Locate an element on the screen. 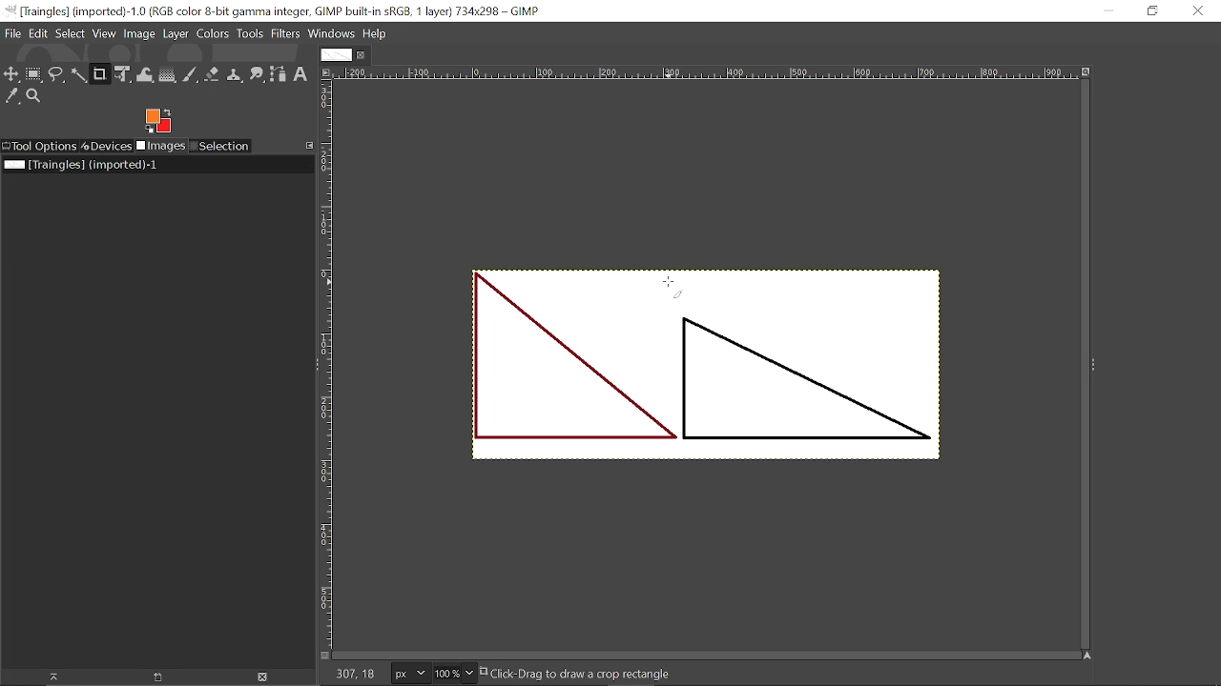 This screenshot has height=686, width=1221. Crop tool is located at coordinates (100, 75).